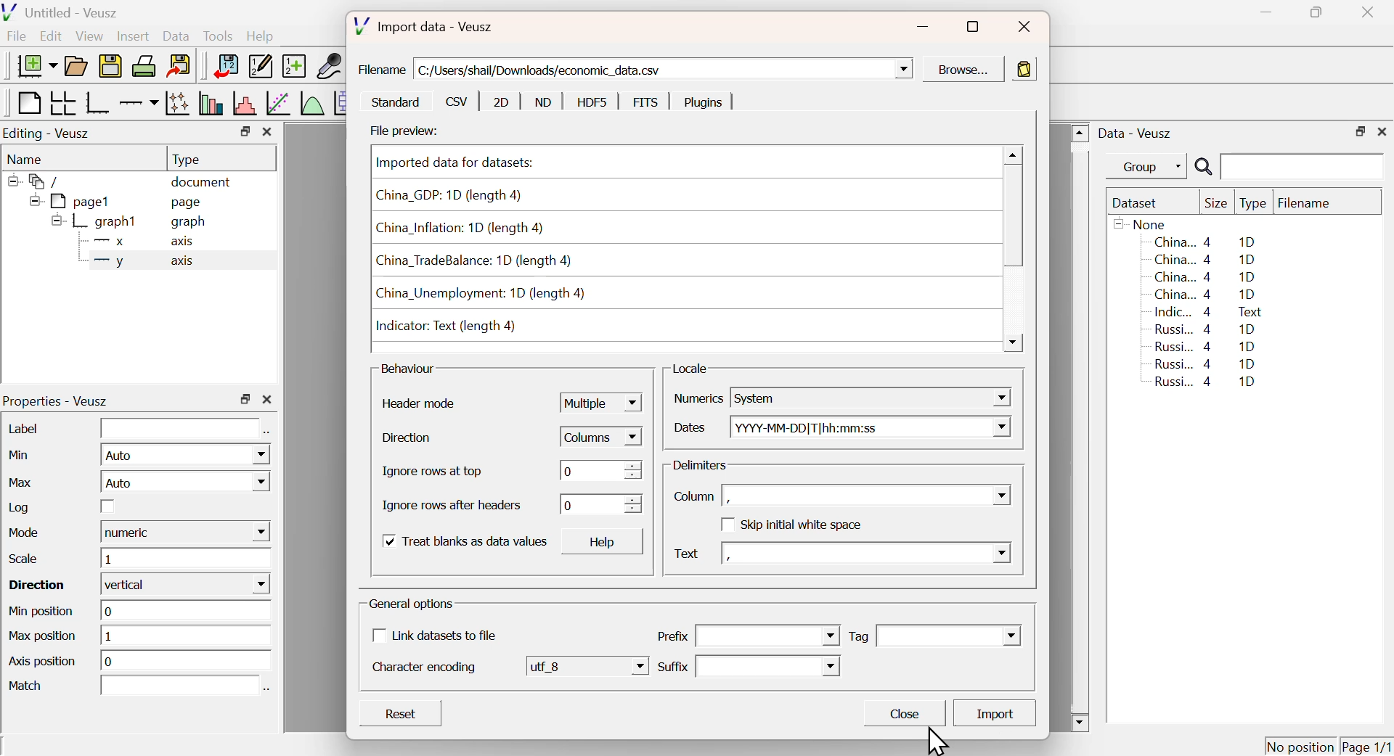 This screenshot has height=756, width=1394. I want to click on Group, so click(1151, 168).